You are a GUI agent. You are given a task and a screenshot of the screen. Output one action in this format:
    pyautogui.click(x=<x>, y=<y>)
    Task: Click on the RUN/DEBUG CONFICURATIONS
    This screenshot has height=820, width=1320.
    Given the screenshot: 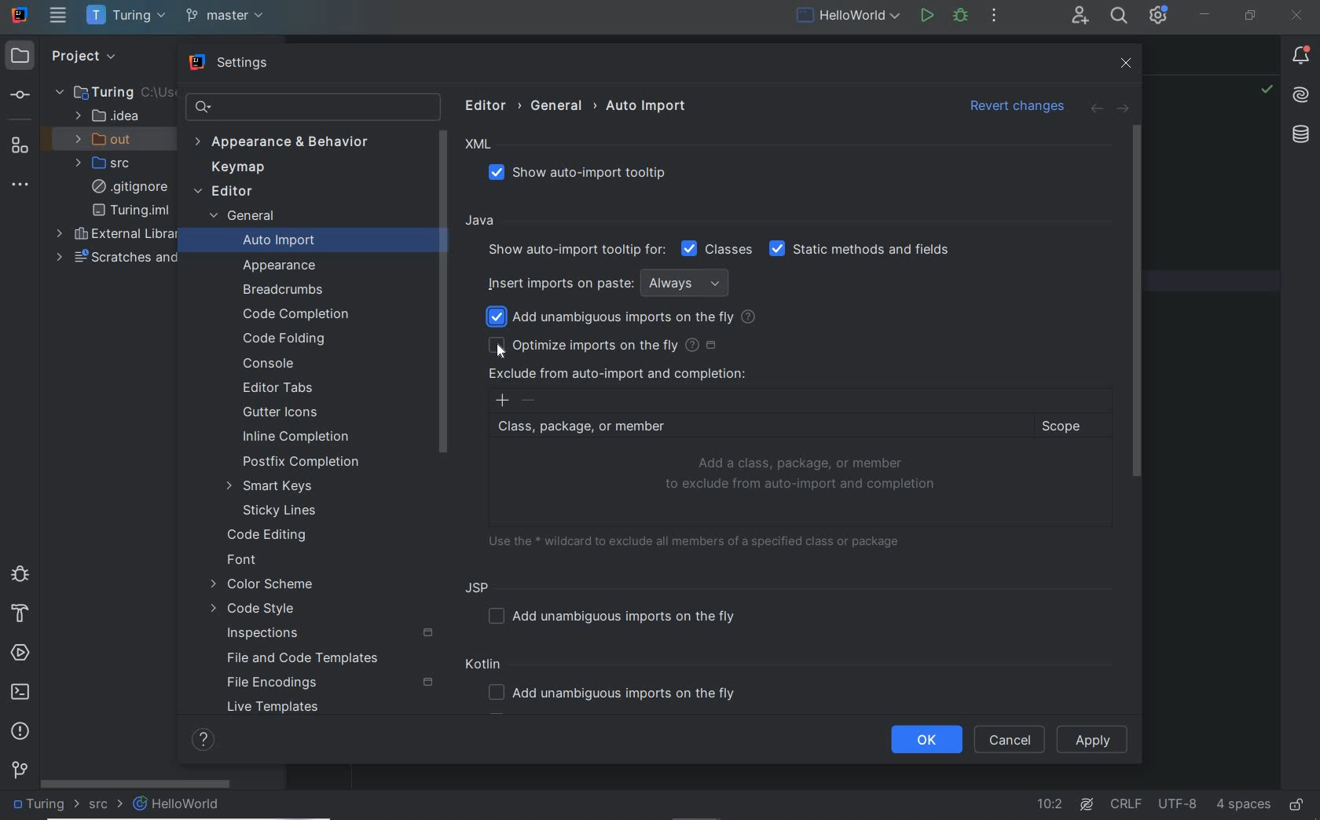 What is the action you would take?
    pyautogui.click(x=849, y=15)
    